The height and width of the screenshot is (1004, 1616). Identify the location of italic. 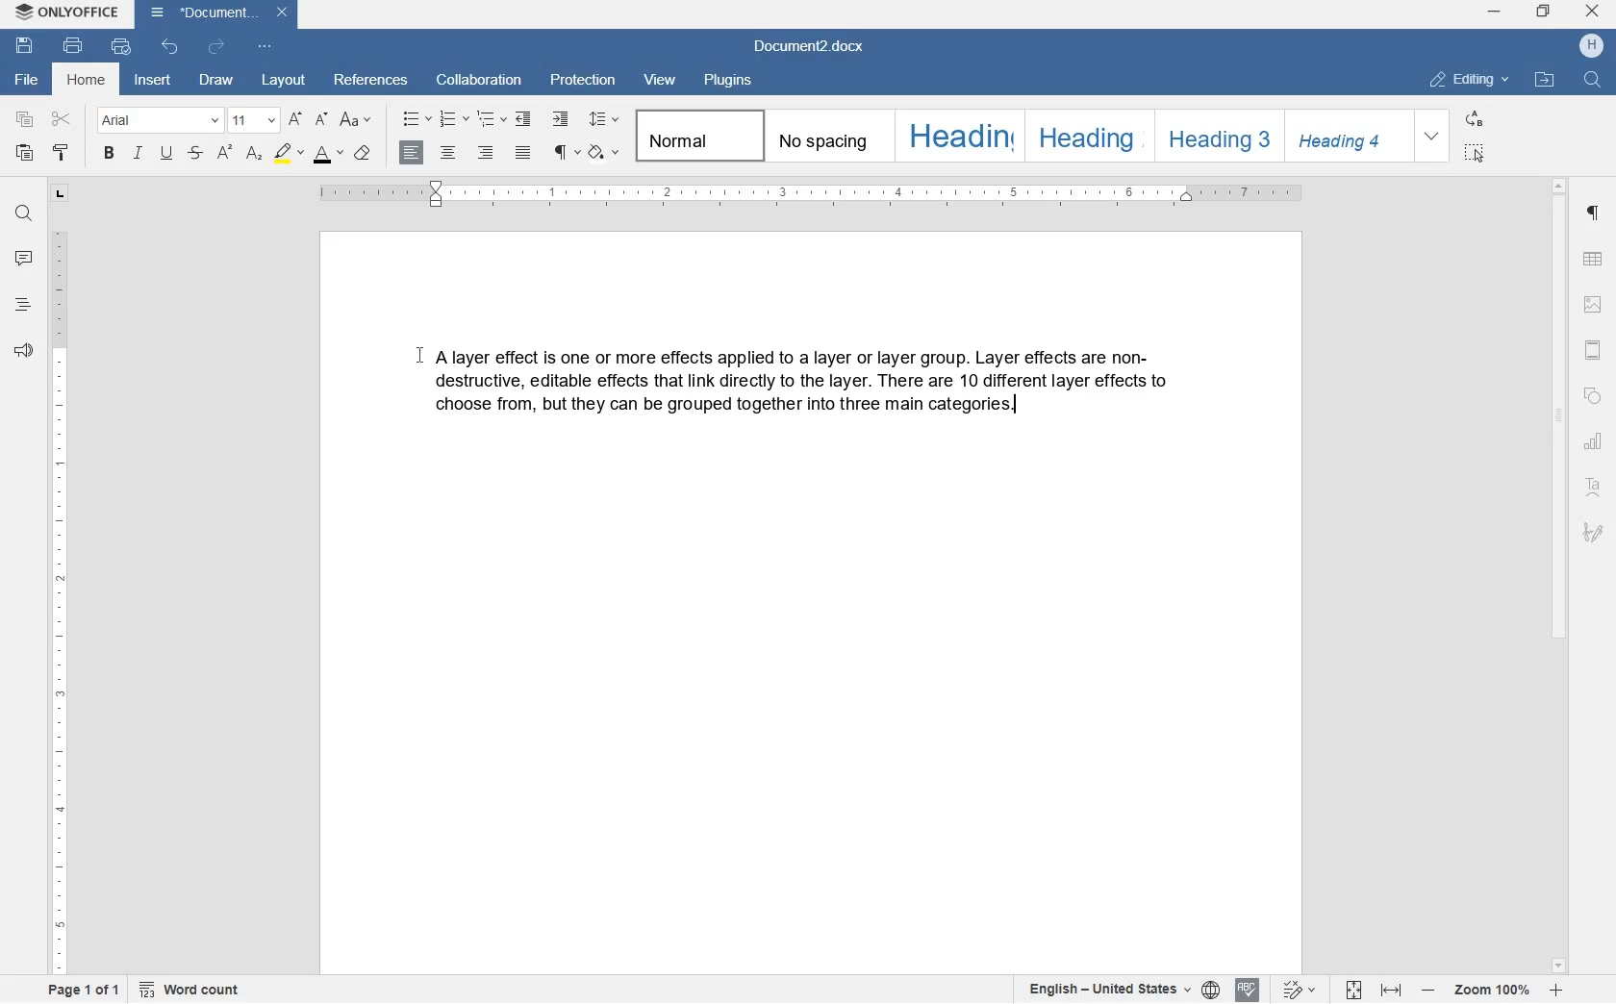
(139, 154).